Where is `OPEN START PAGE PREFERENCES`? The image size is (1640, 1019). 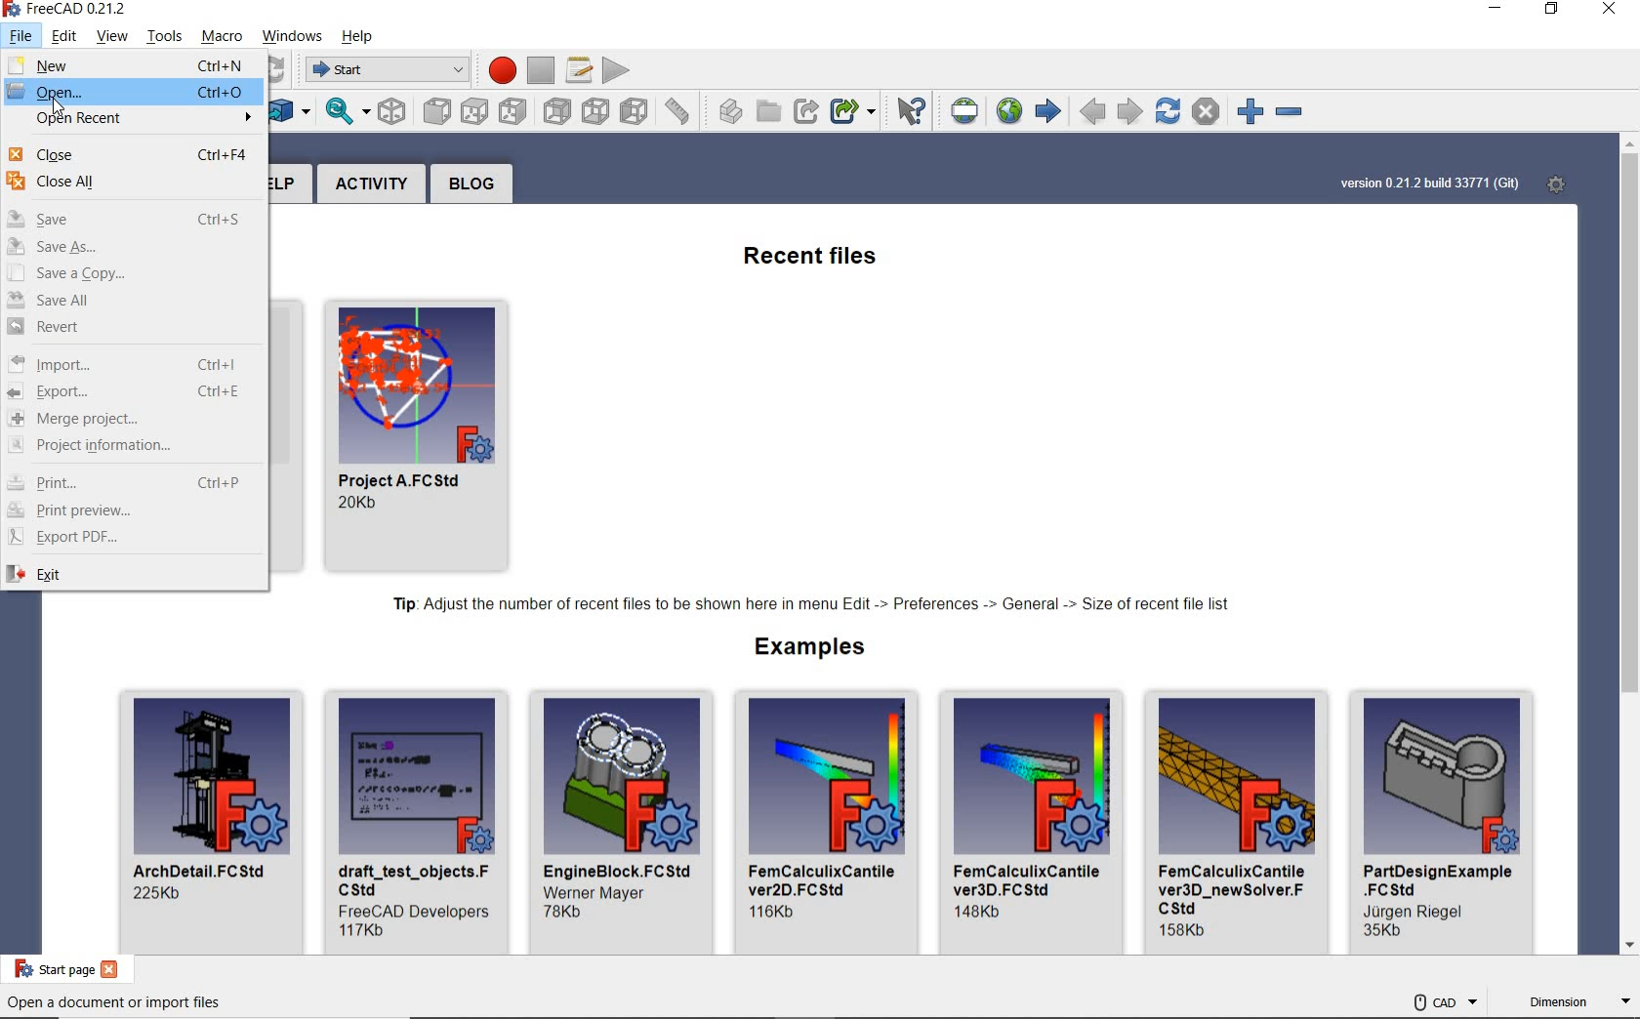 OPEN START PAGE PREFERENCES is located at coordinates (1553, 183).